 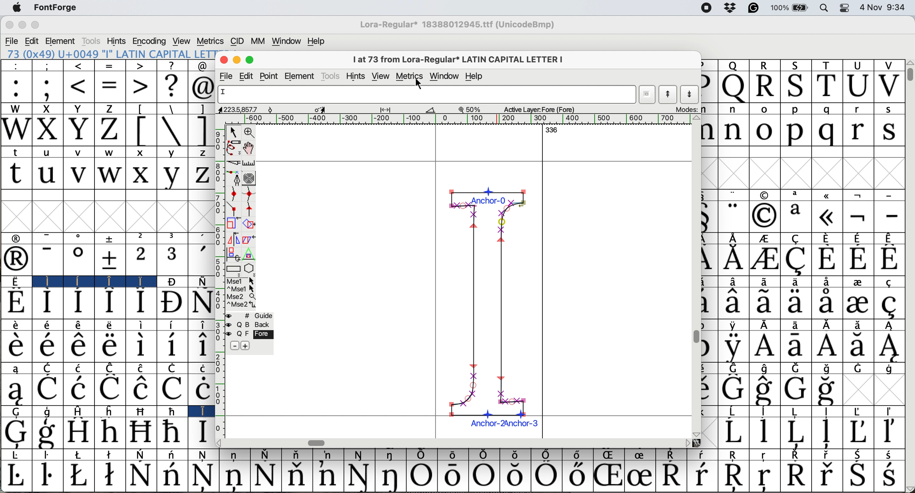 I want to click on >, so click(x=139, y=66).